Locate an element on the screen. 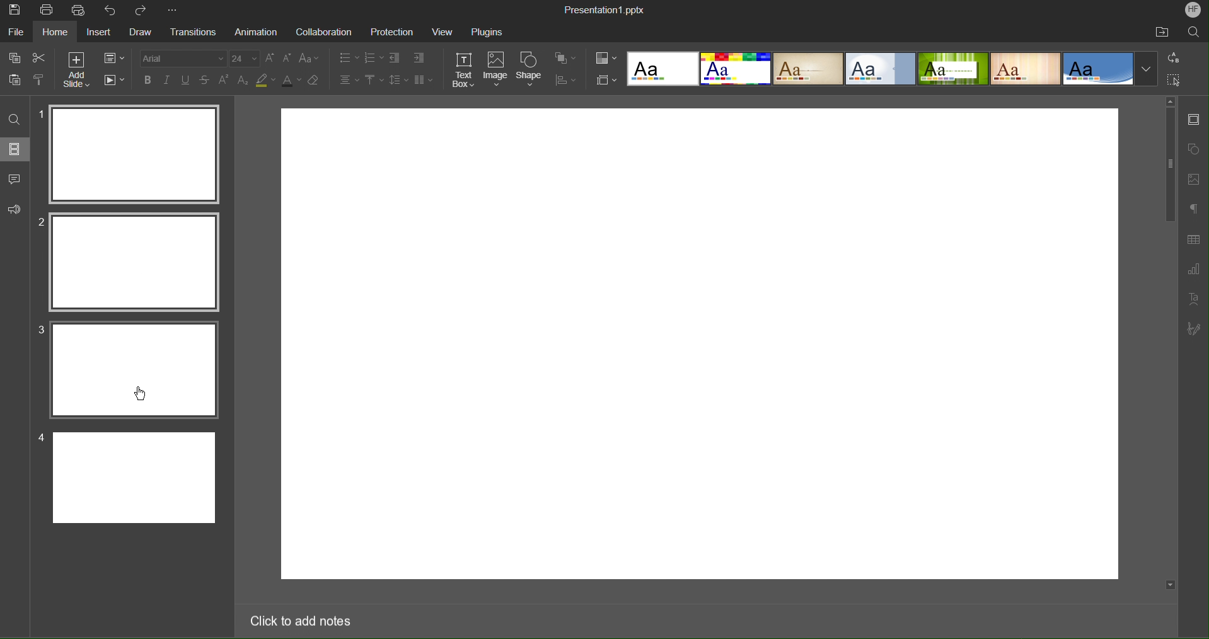 The height and width of the screenshot is (639, 1209). Insert is located at coordinates (101, 32).